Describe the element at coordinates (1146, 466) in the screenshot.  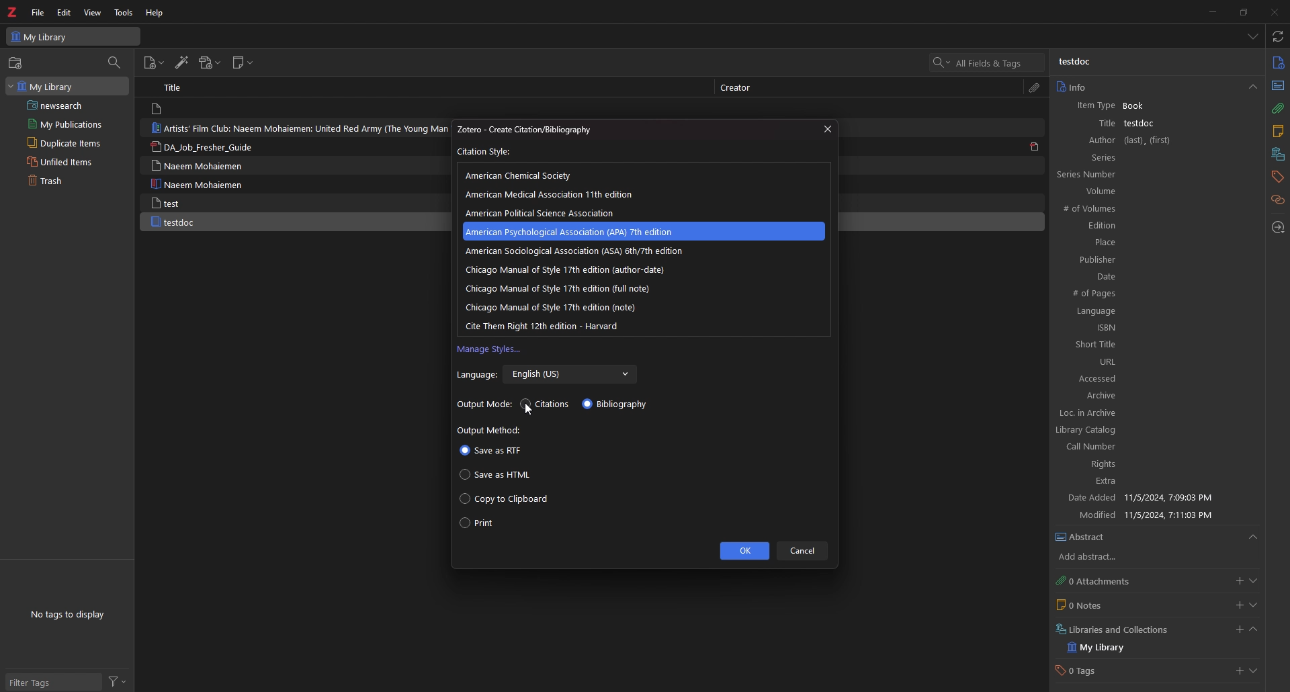
I see `Rights` at that location.